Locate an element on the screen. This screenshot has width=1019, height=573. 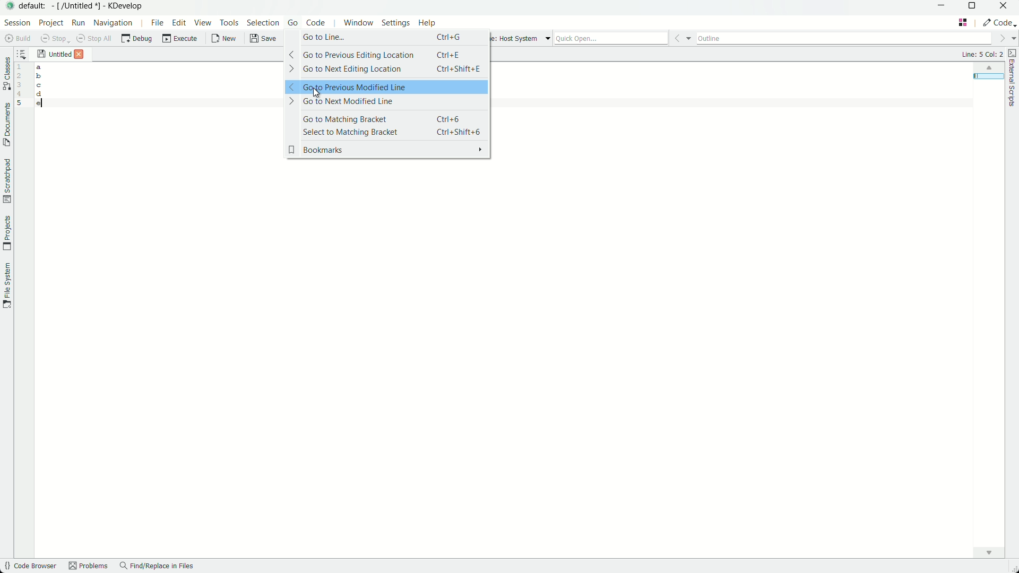
navigation is located at coordinates (113, 23).